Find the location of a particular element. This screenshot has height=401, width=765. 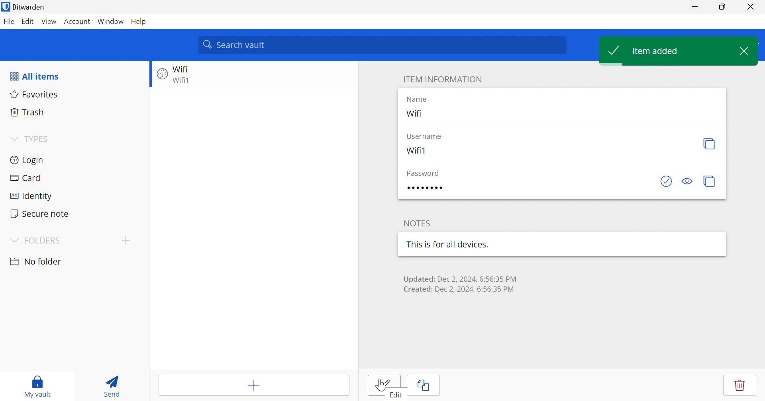

Minimize is located at coordinates (695, 7).